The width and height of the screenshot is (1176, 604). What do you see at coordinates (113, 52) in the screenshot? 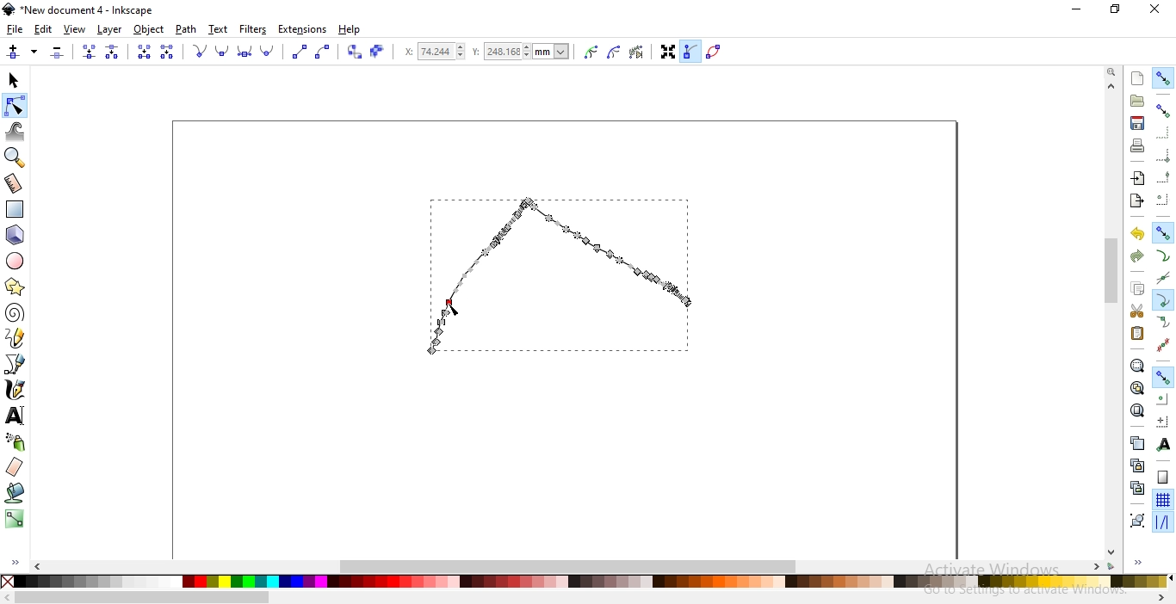
I see `break at selected nodes` at bounding box center [113, 52].